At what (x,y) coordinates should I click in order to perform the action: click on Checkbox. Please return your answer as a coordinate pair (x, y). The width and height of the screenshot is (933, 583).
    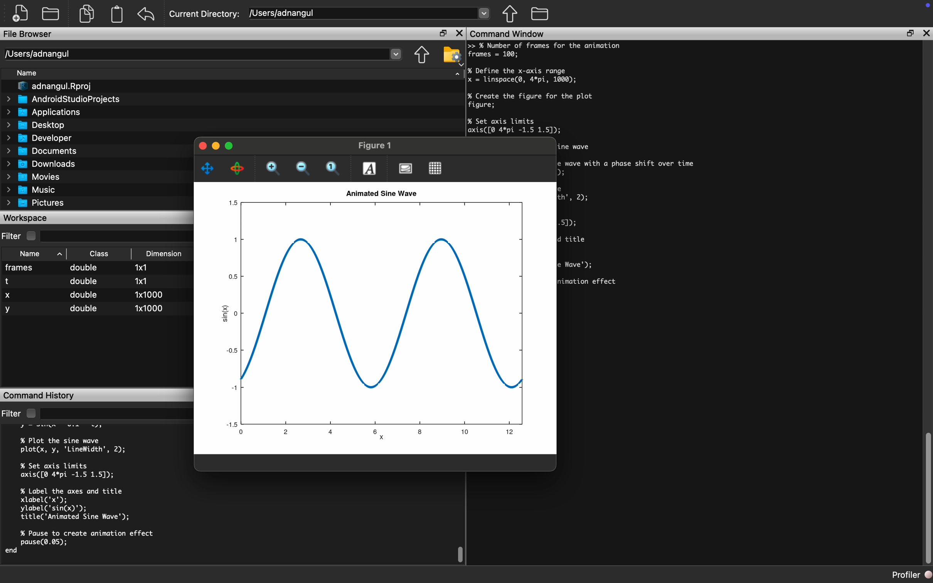
    Looking at the image, I should click on (30, 413).